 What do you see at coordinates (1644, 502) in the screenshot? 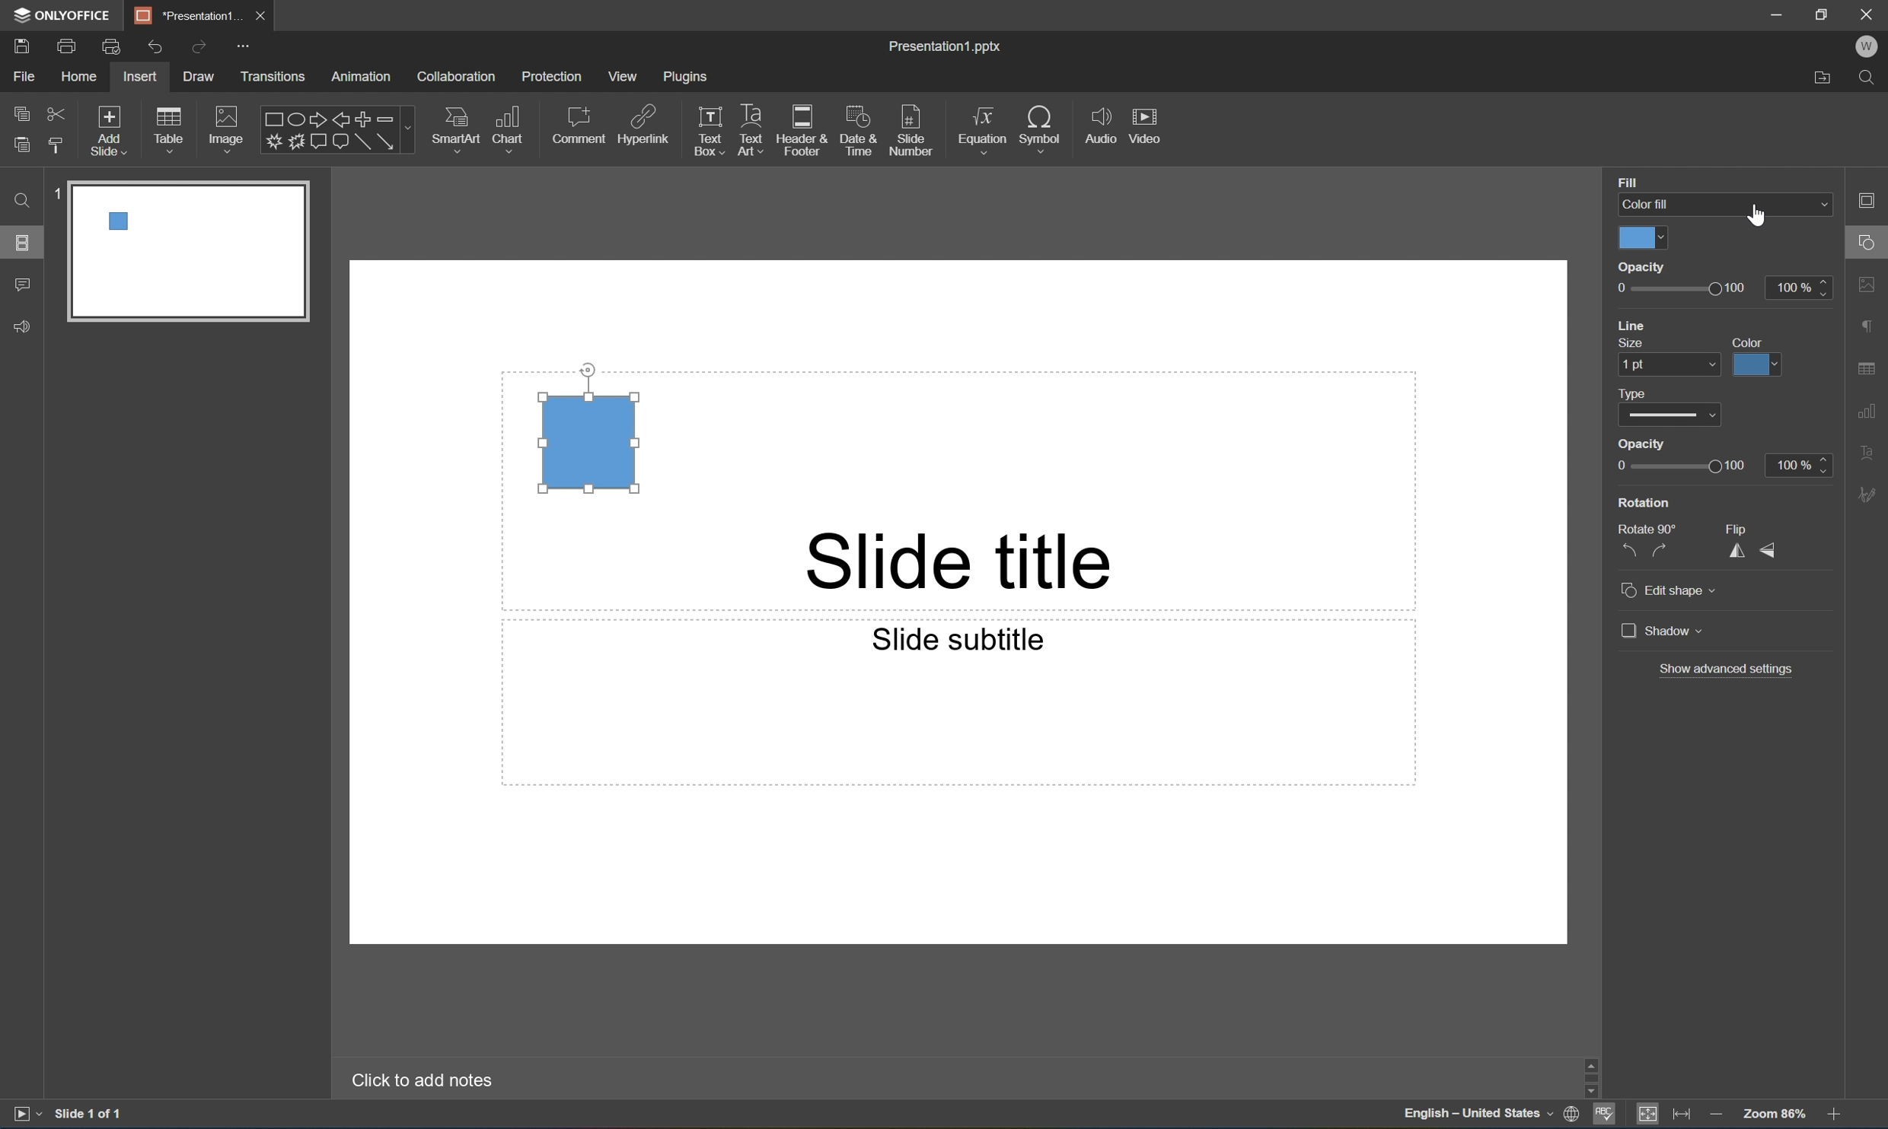
I see `Rotation` at bounding box center [1644, 502].